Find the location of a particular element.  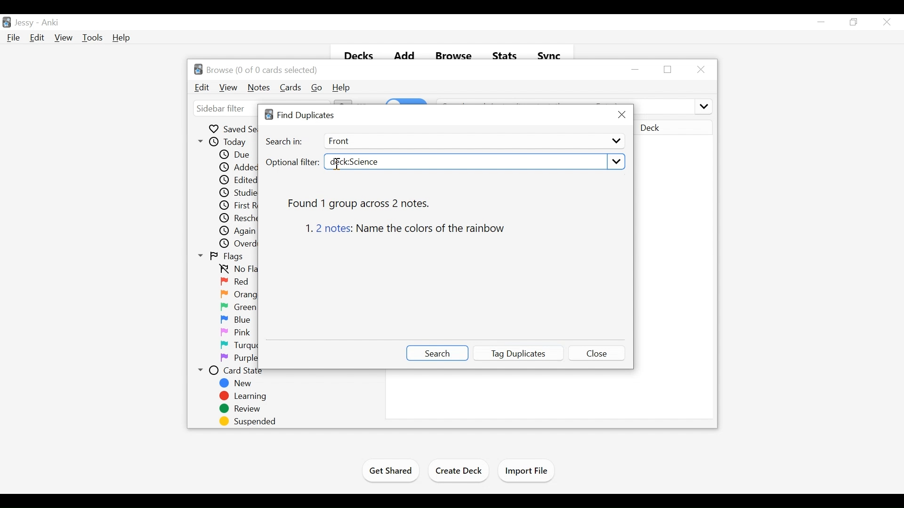

Number of duplicates found is located at coordinates (364, 203).